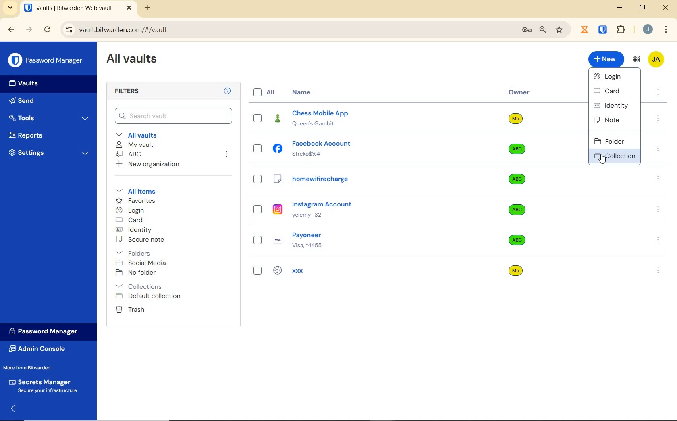  I want to click on owner, so click(519, 93).